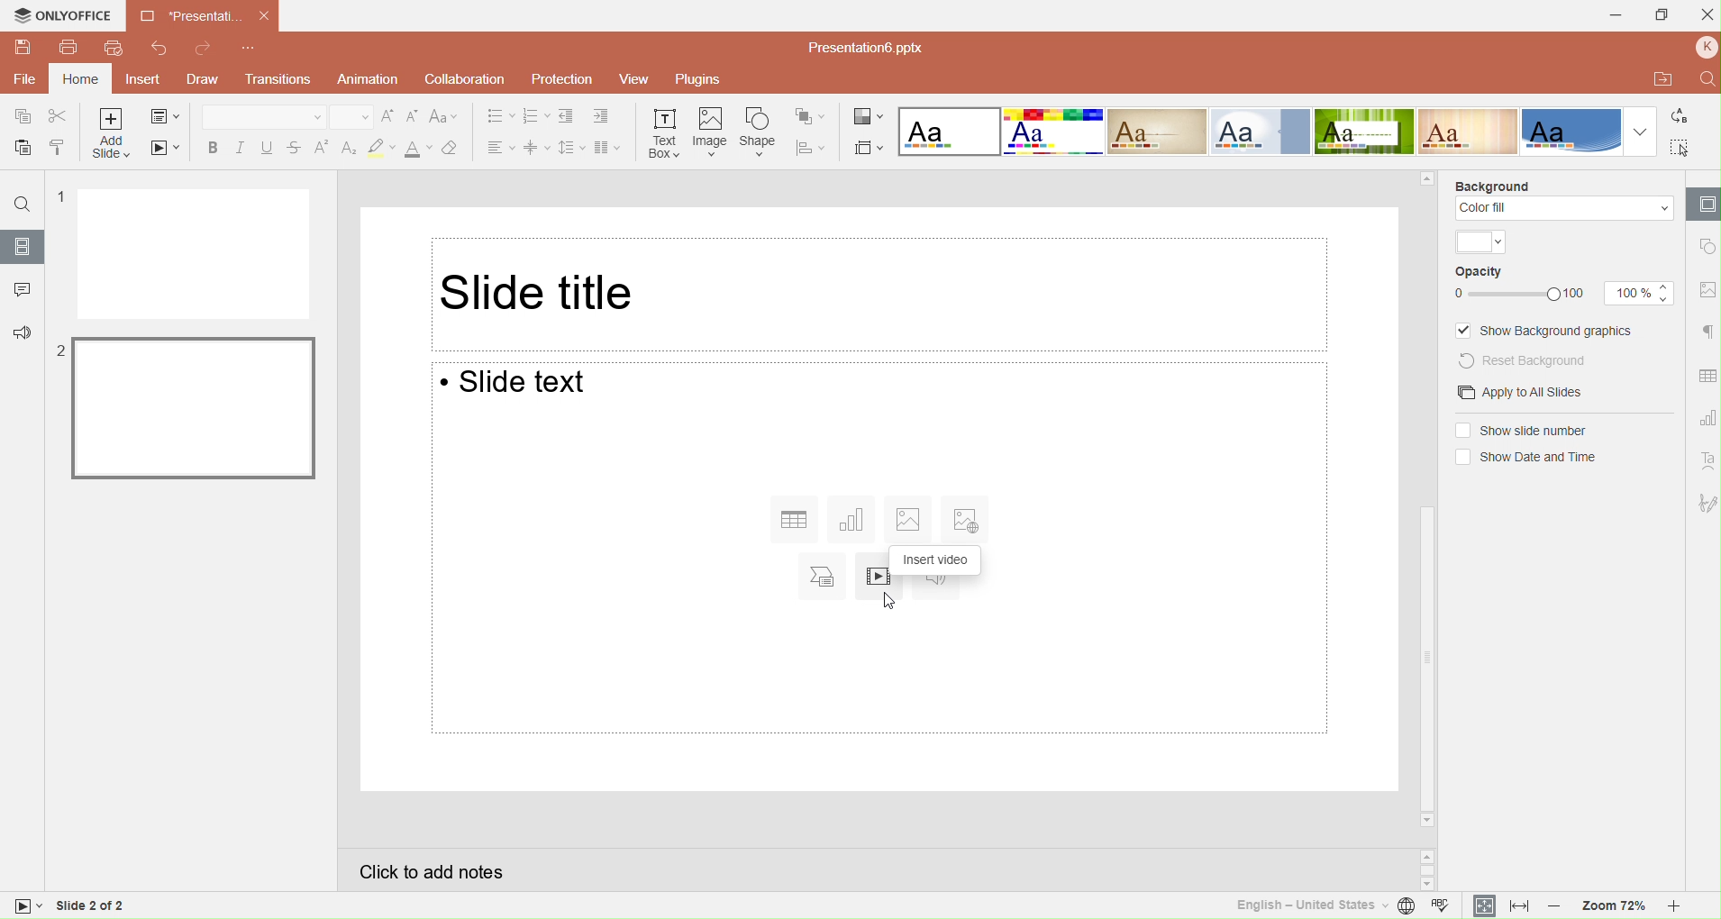  Describe the element at coordinates (811, 115) in the screenshot. I see `Arrange shape` at that location.